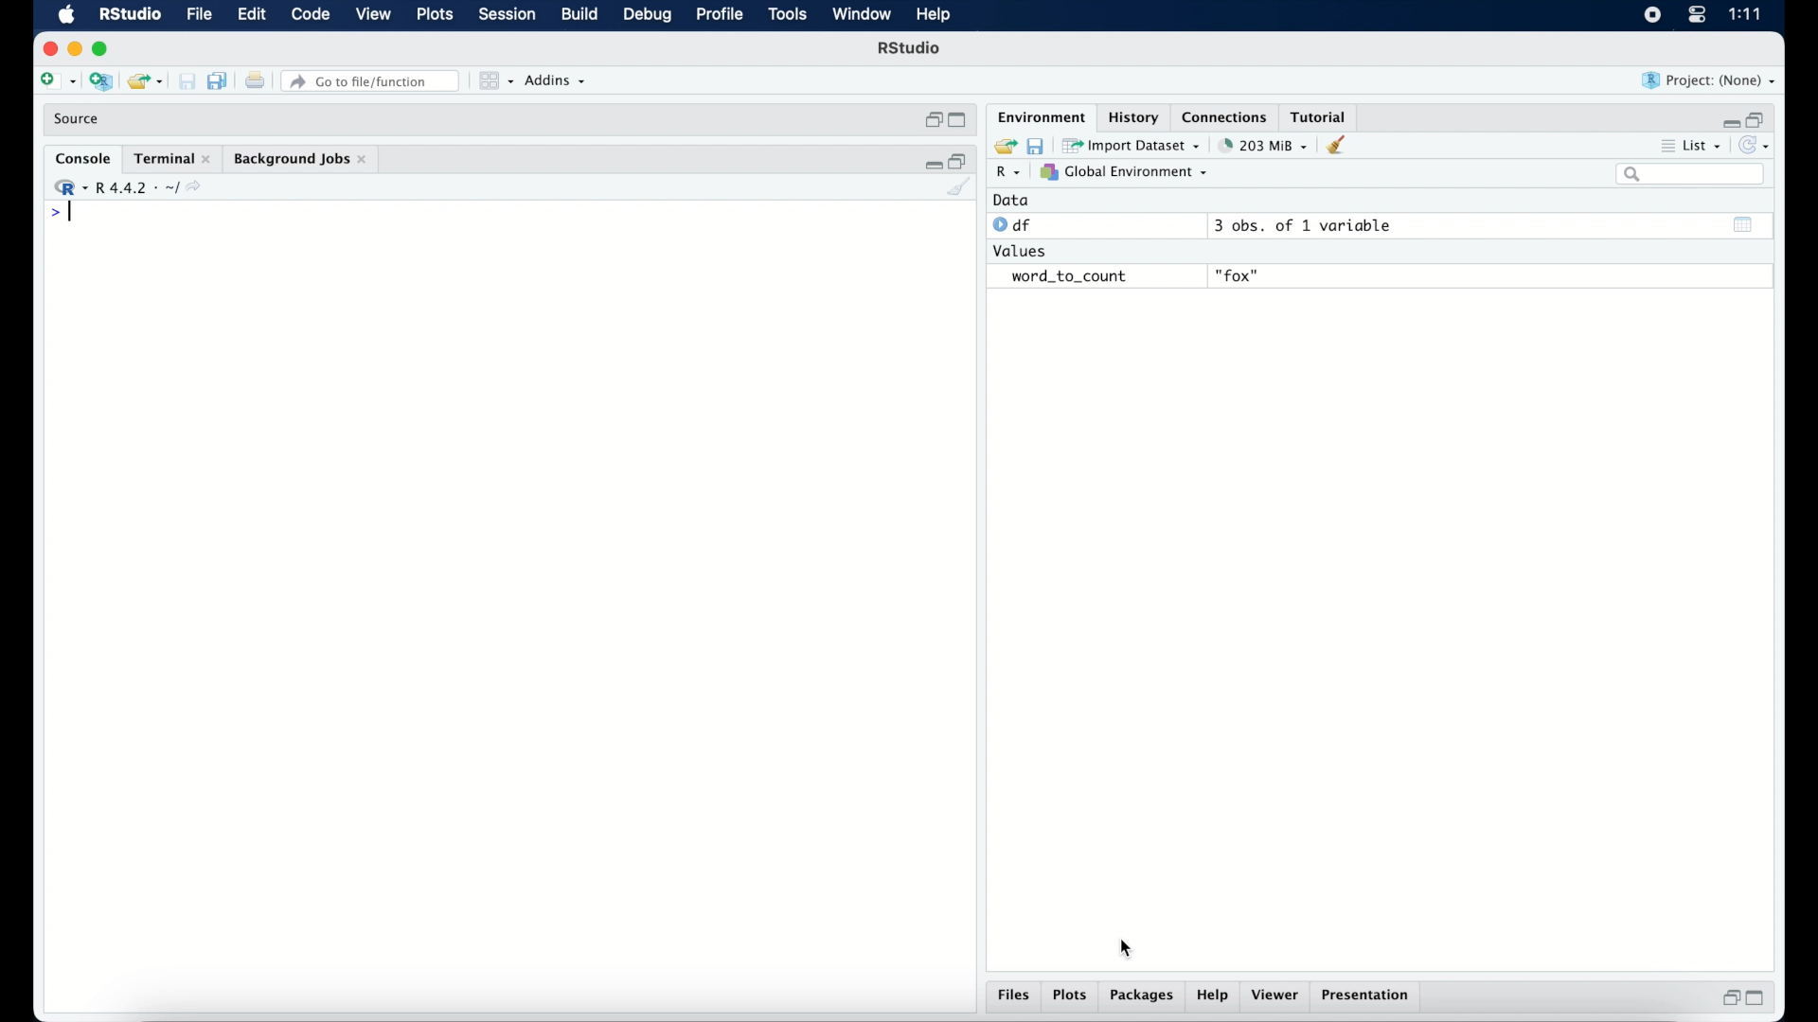 This screenshot has height=1022, width=1818. I want to click on terminal, so click(172, 159).